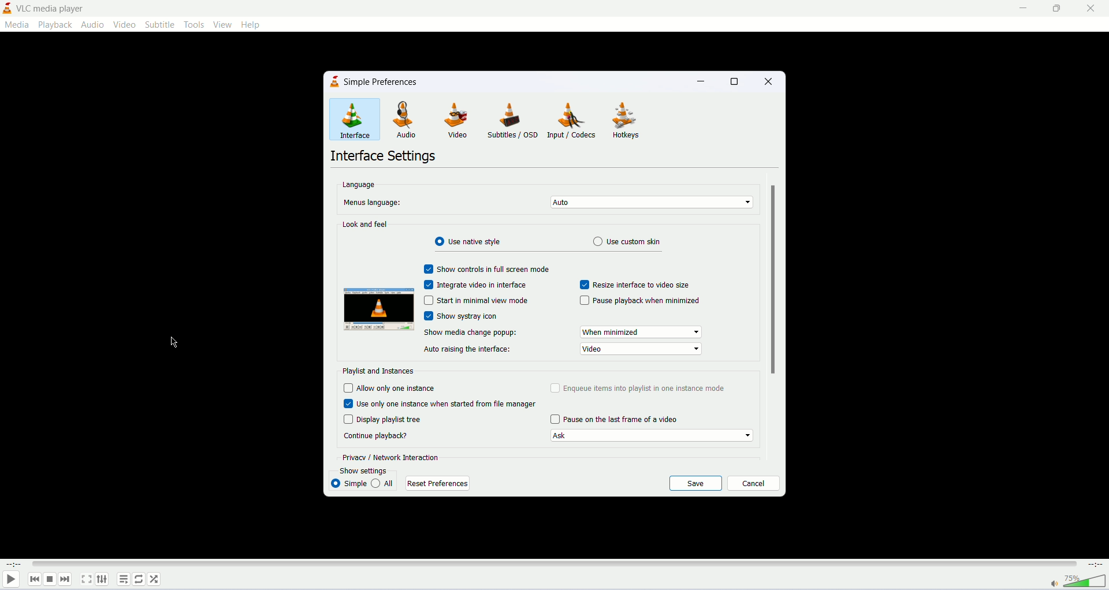 The width and height of the screenshot is (1109, 590). Describe the element at coordinates (1023, 9) in the screenshot. I see `minimize` at that location.